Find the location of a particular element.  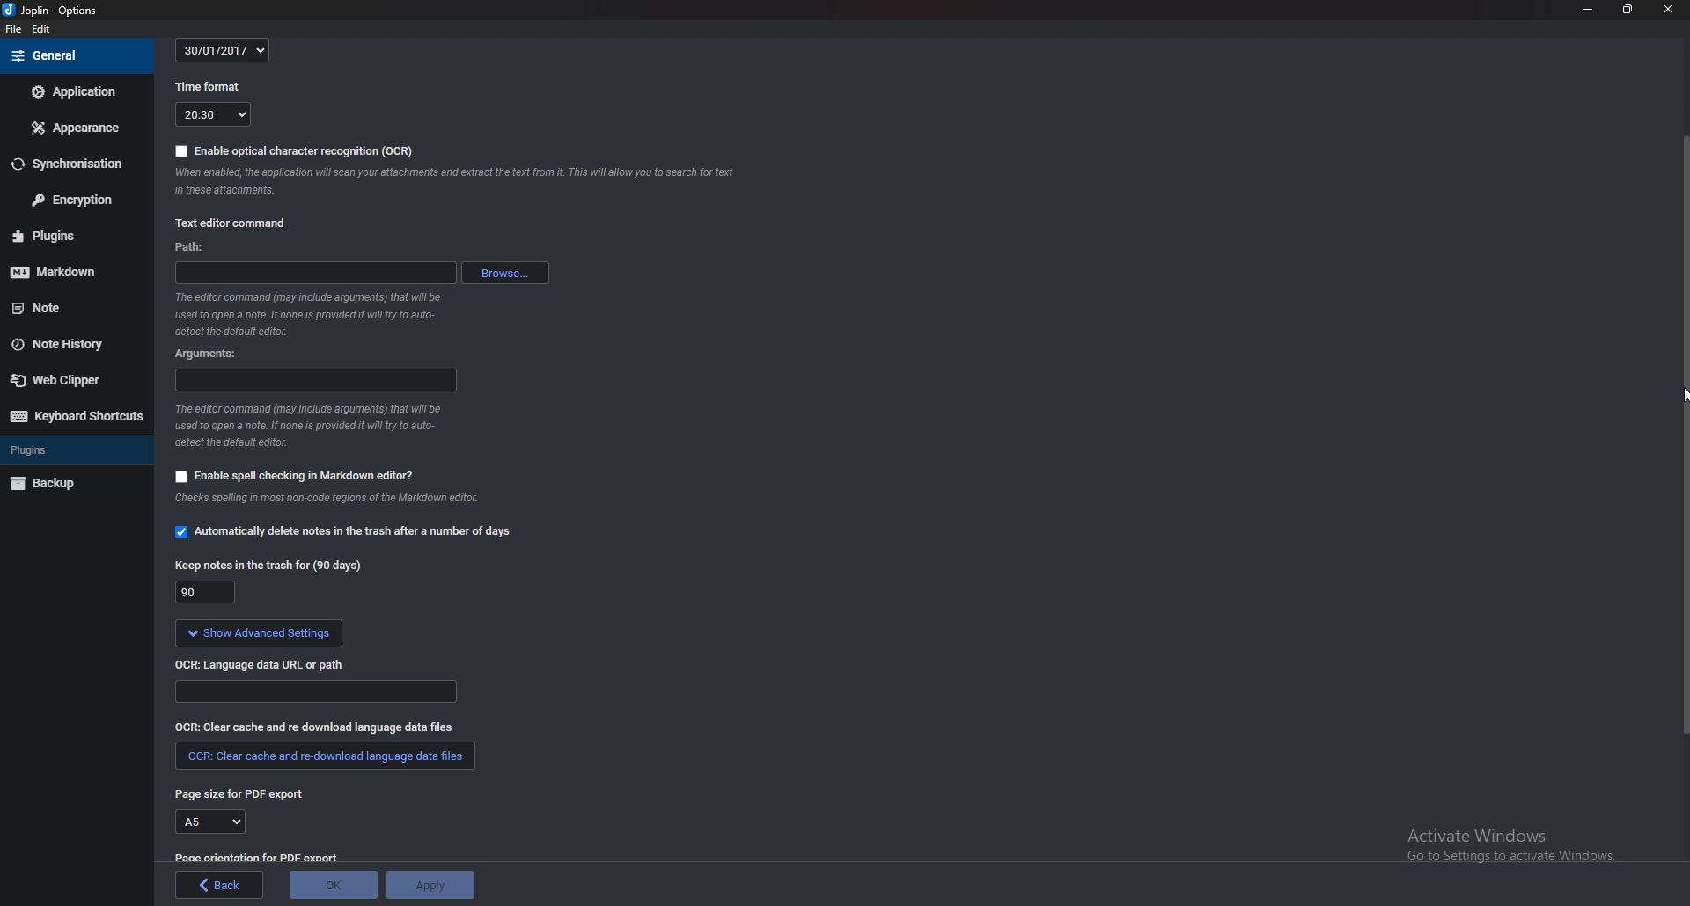

Note history is located at coordinates (68, 346).